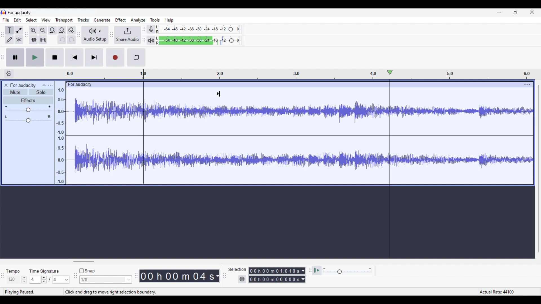 This screenshot has height=304, width=541. Describe the element at coordinates (34, 40) in the screenshot. I see `Trim audio outside selection` at that location.